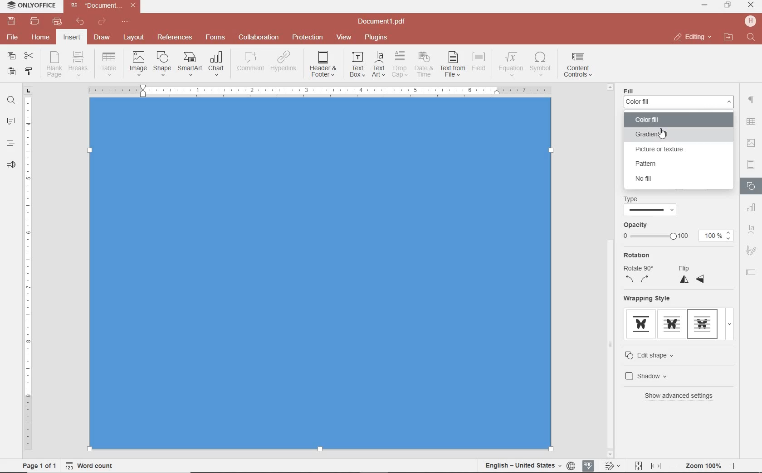 This screenshot has width=762, height=473. Describe the element at coordinates (668, 180) in the screenshot. I see `NO FILL` at that location.